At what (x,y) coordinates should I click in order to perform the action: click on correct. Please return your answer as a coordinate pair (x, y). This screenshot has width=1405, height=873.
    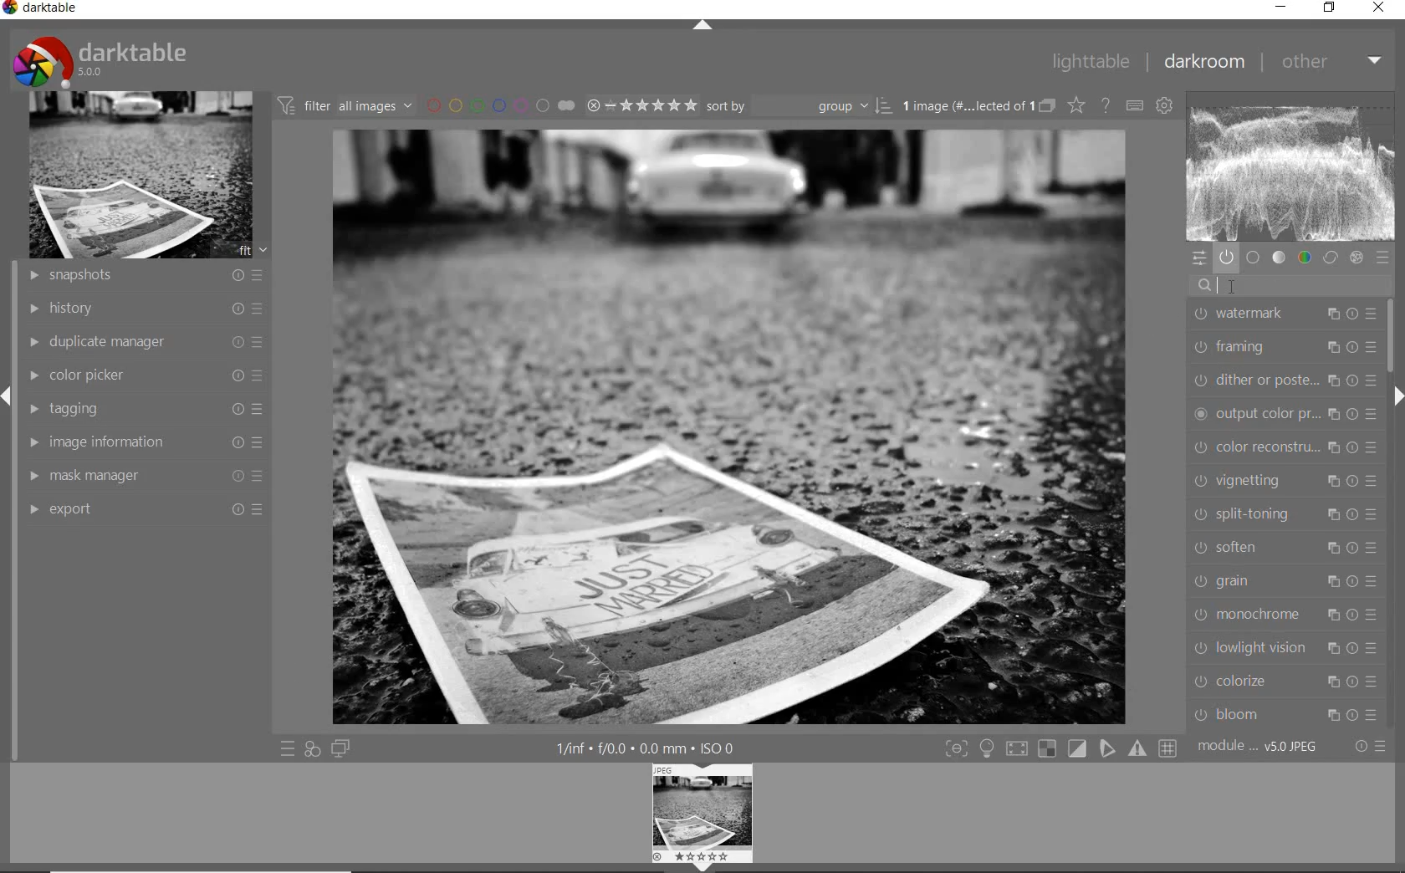
    Looking at the image, I should click on (1331, 258).